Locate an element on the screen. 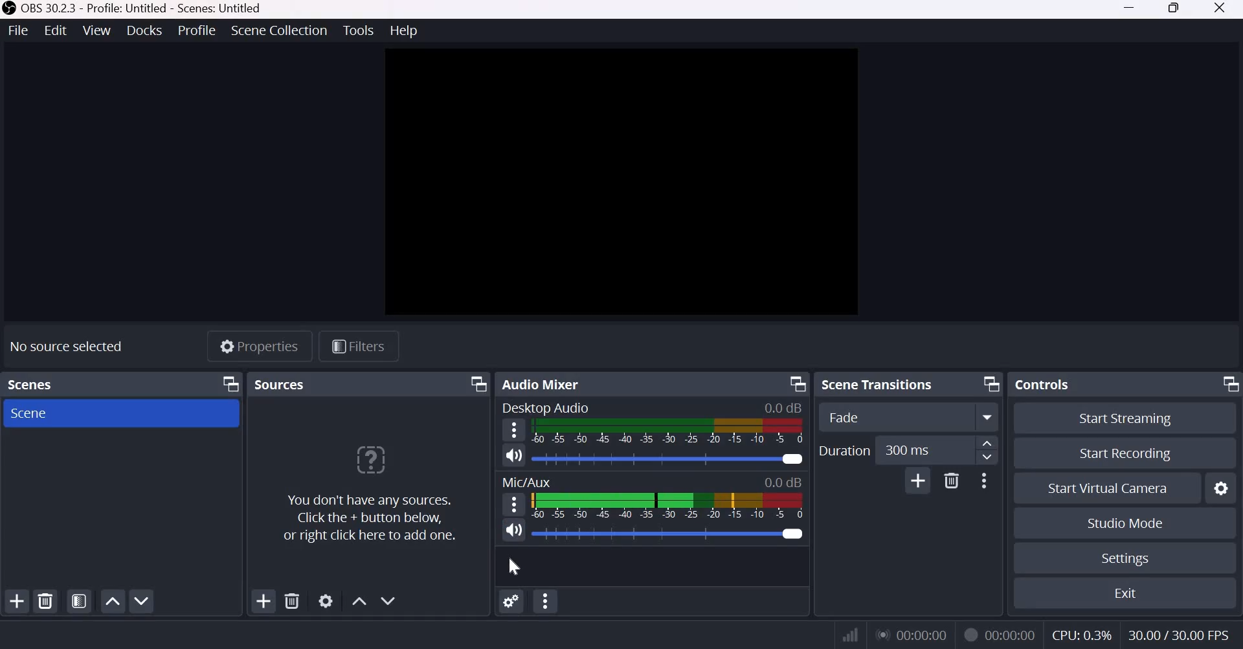 This screenshot has width=1243, height=649. Tools is located at coordinates (359, 30).